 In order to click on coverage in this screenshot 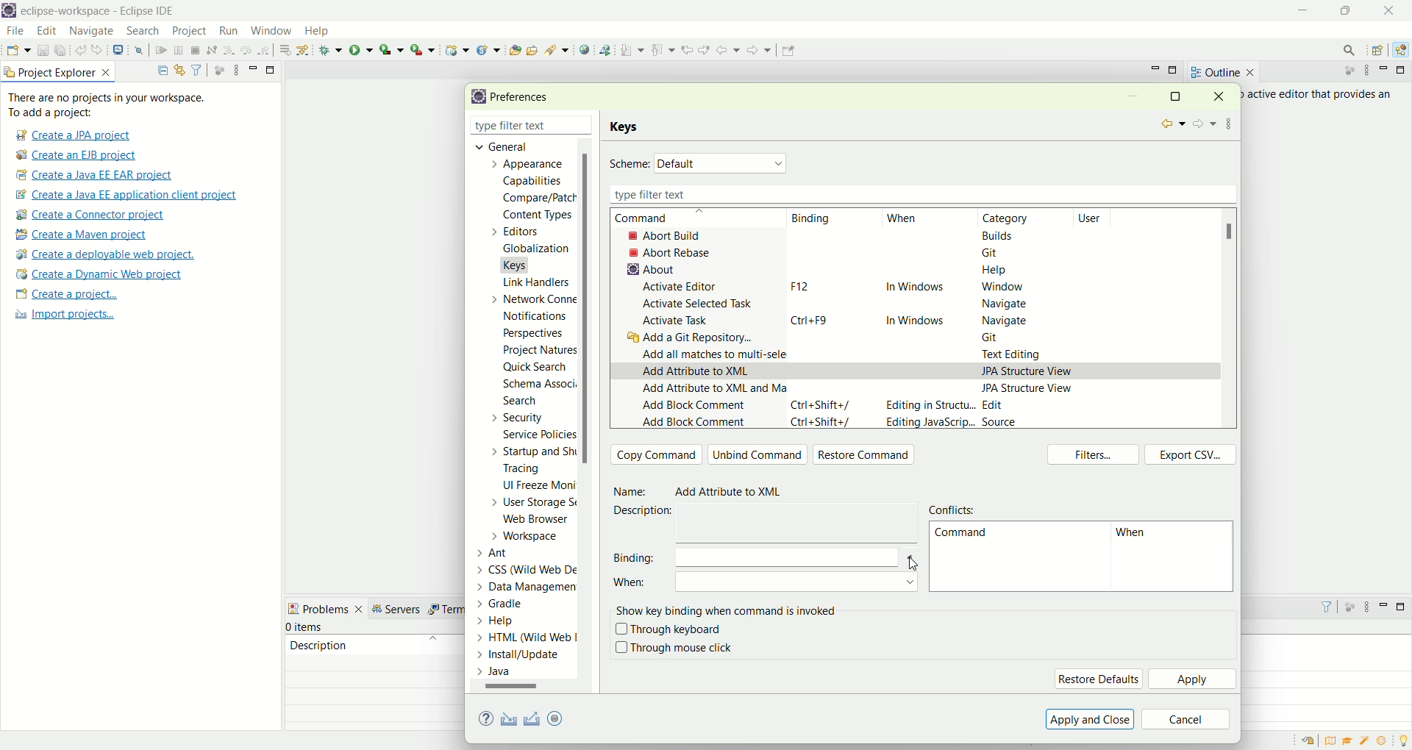, I will do `click(391, 49)`.